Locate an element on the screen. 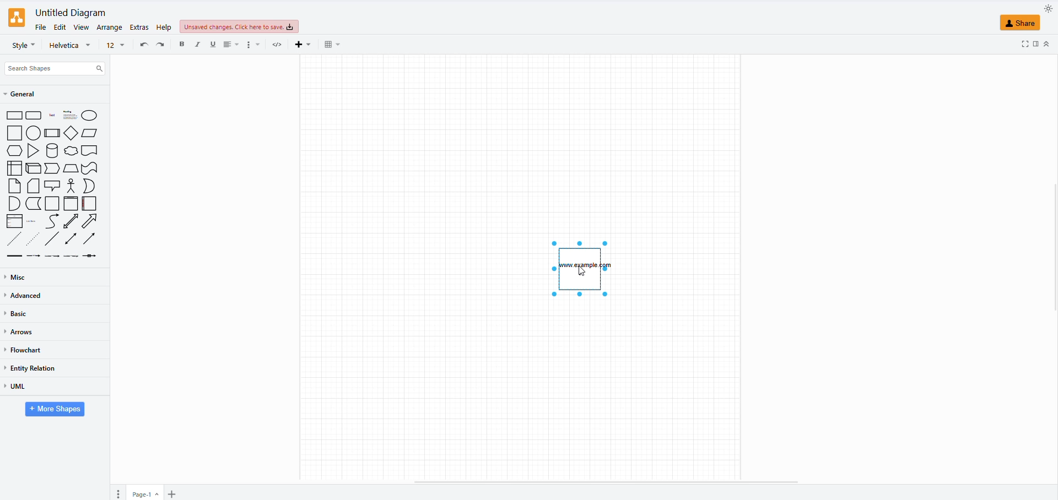 The image size is (1058, 500). basic is located at coordinates (21, 314).